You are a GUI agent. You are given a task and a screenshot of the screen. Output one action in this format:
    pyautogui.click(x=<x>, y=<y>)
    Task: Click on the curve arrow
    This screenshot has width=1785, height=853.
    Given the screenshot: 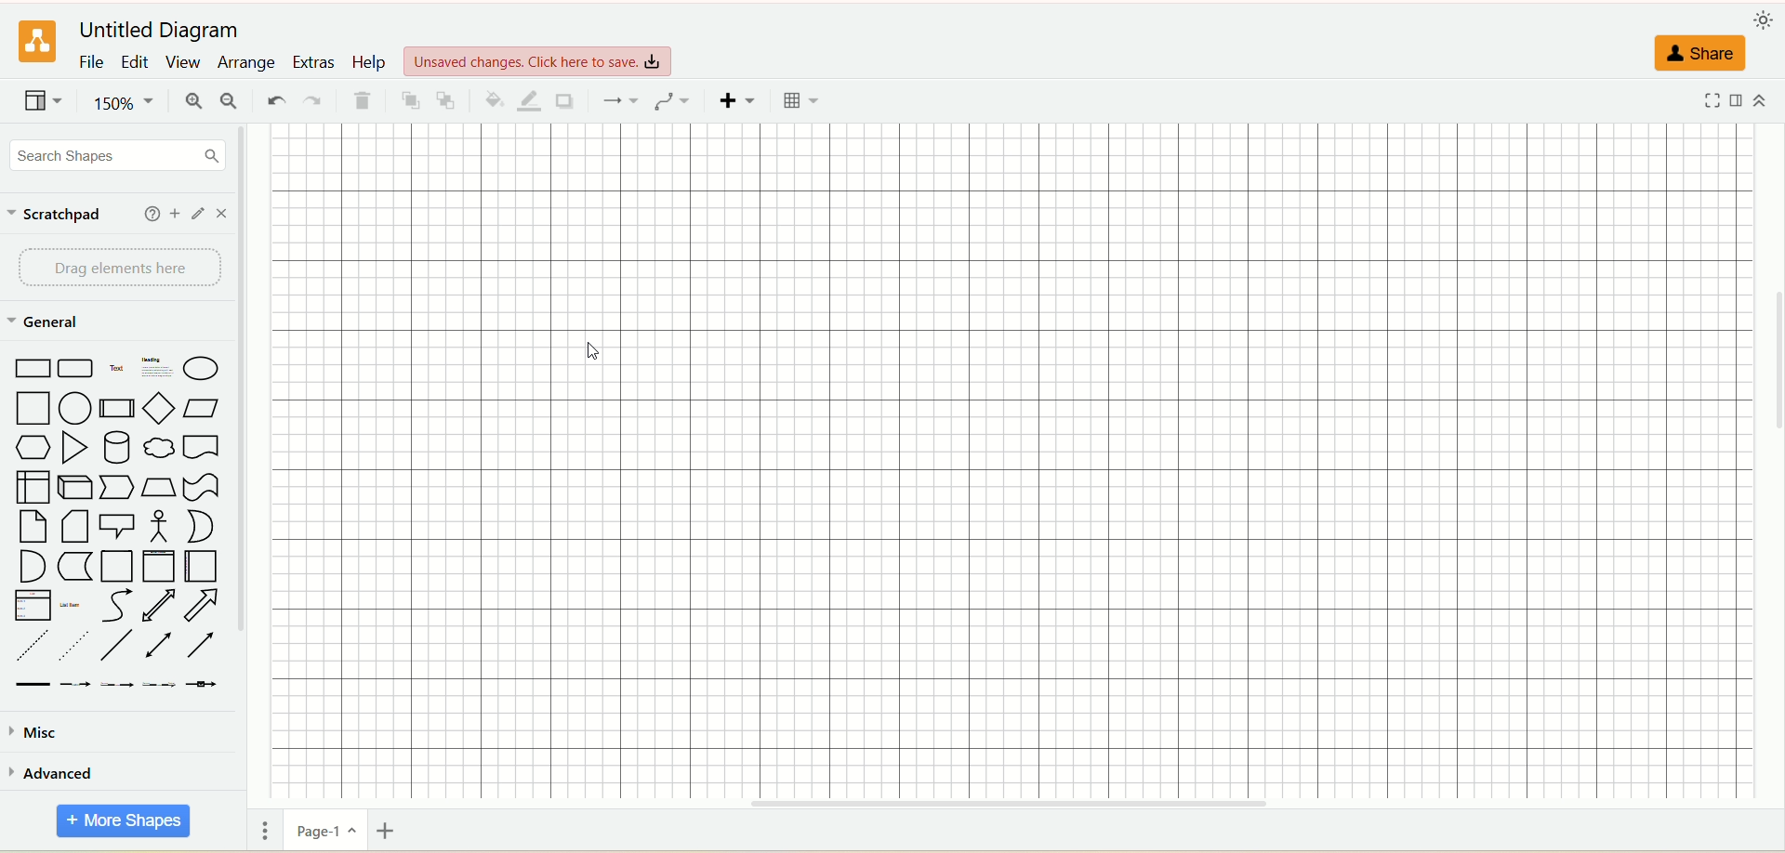 What is the action you would take?
    pyautogui.click(x=114, y=606)
    